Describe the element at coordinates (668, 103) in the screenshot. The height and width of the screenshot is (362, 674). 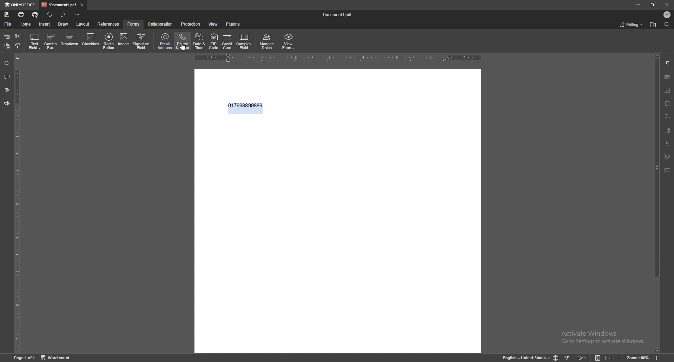
I see `header and footer` at that location.